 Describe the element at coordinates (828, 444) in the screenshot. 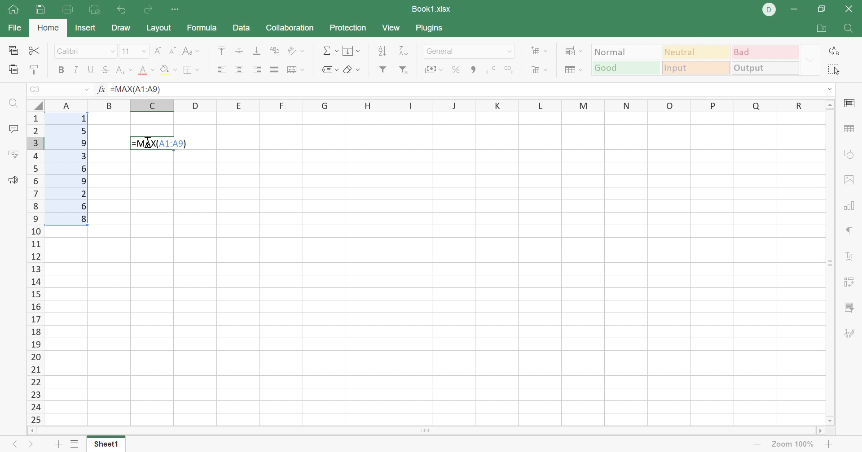

I see `Zoom in` at that location.